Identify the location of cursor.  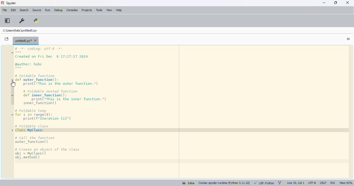
(13, 84).